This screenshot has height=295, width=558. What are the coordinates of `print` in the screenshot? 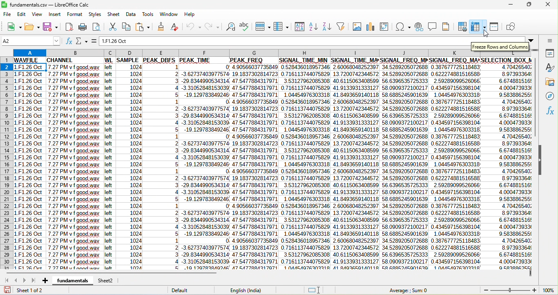 It's located at (84, 27).